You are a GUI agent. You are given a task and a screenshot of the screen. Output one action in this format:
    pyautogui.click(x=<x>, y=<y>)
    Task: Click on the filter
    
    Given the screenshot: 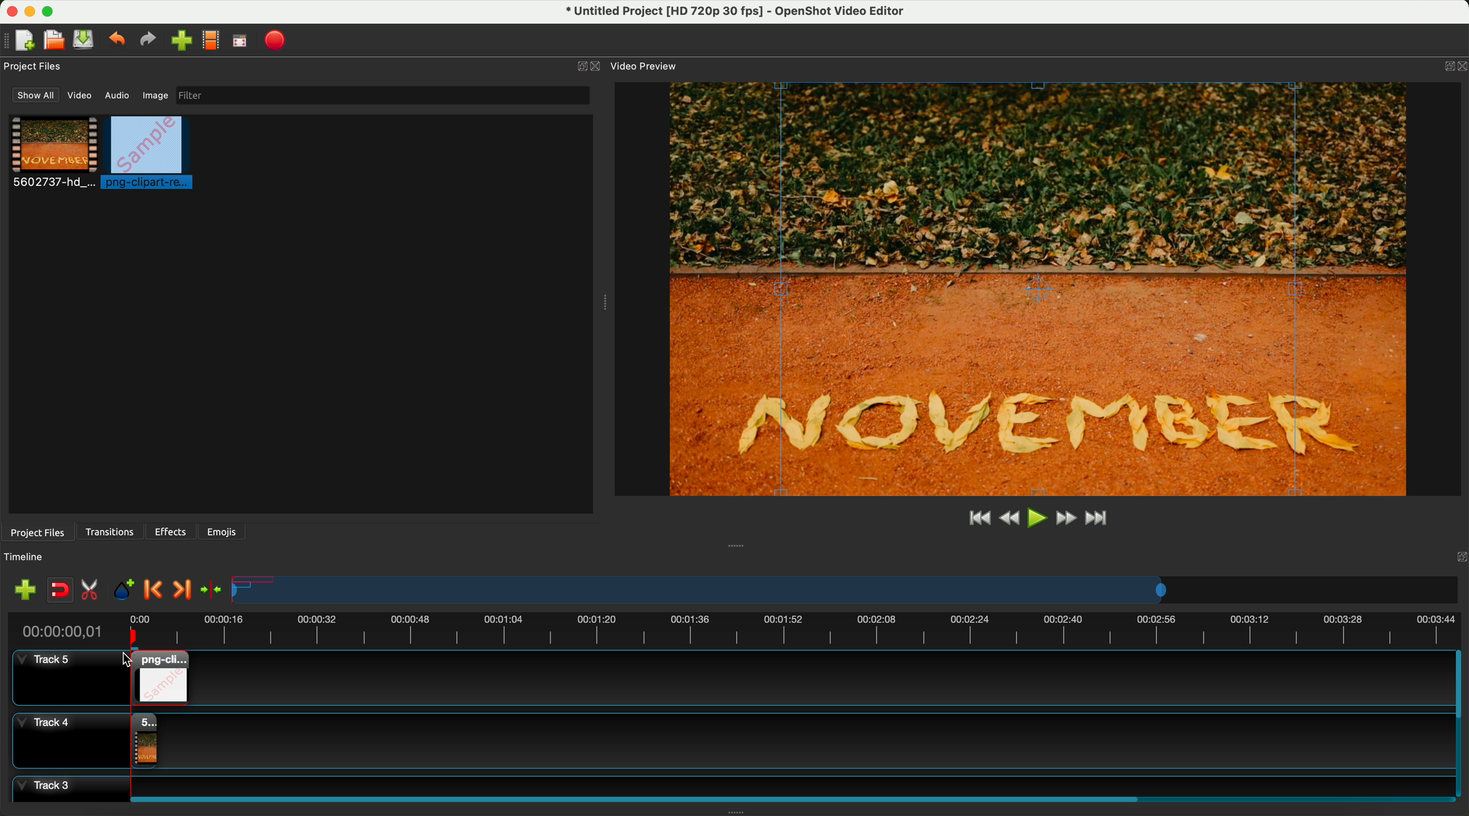 What is the action you would take?
    pyautogui.click(x=380, y=95)
    